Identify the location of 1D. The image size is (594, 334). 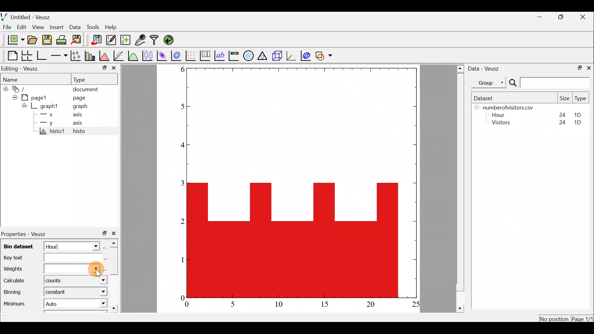
(575, 113).